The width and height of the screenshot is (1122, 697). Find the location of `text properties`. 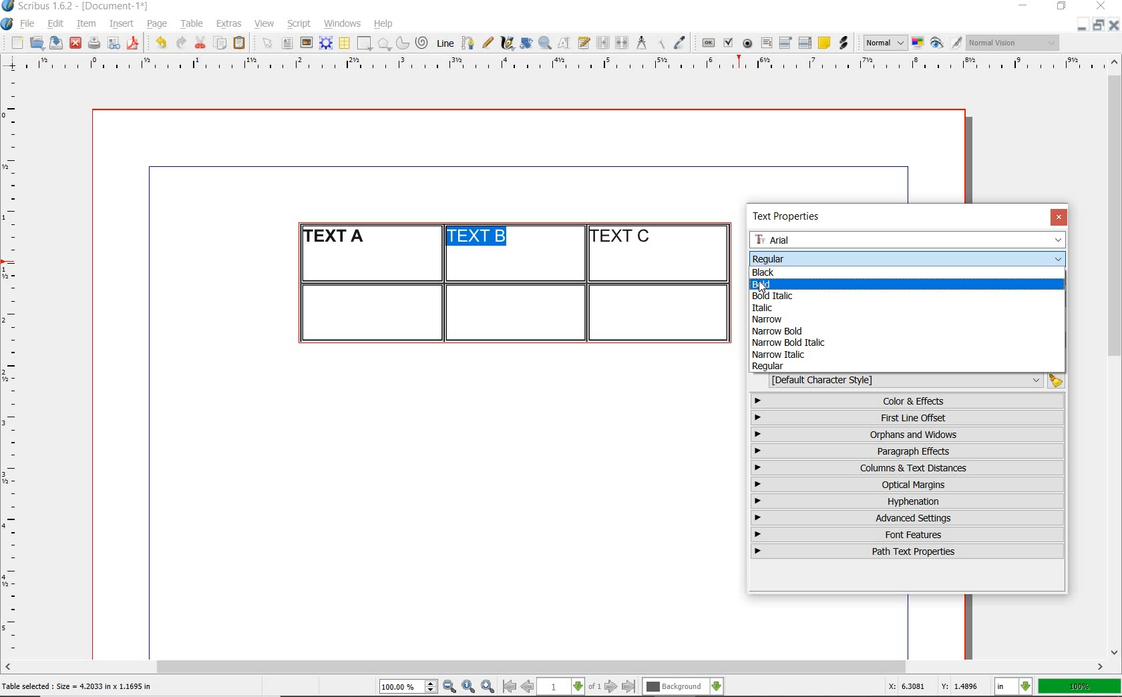

text properties is located at coordinates (791, 216).